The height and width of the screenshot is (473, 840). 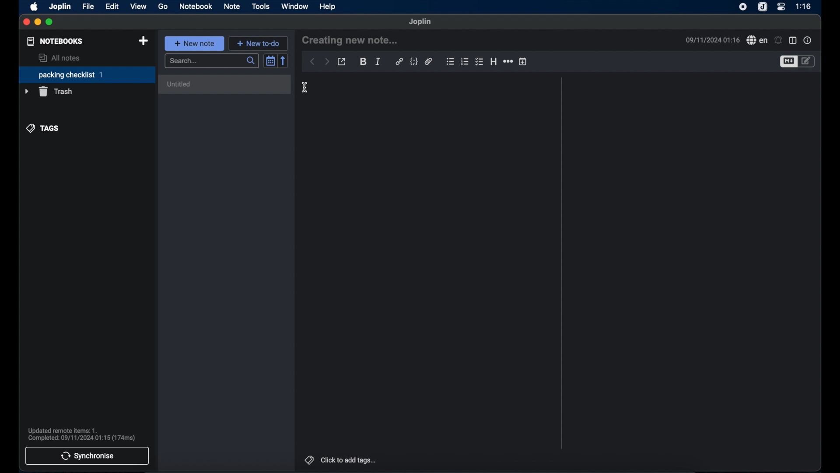 What do you see at coordinates (61, 7) in the screenshot?
I see `joplin` at bounding box center [61, 7].